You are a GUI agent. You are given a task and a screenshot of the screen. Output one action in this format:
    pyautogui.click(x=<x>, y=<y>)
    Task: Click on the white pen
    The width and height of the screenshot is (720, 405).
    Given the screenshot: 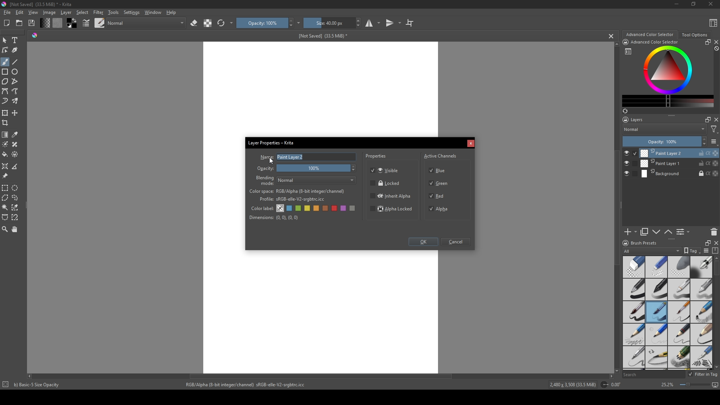 What is the action you would take?
    pyautogui.click(x=679, y=289)
    